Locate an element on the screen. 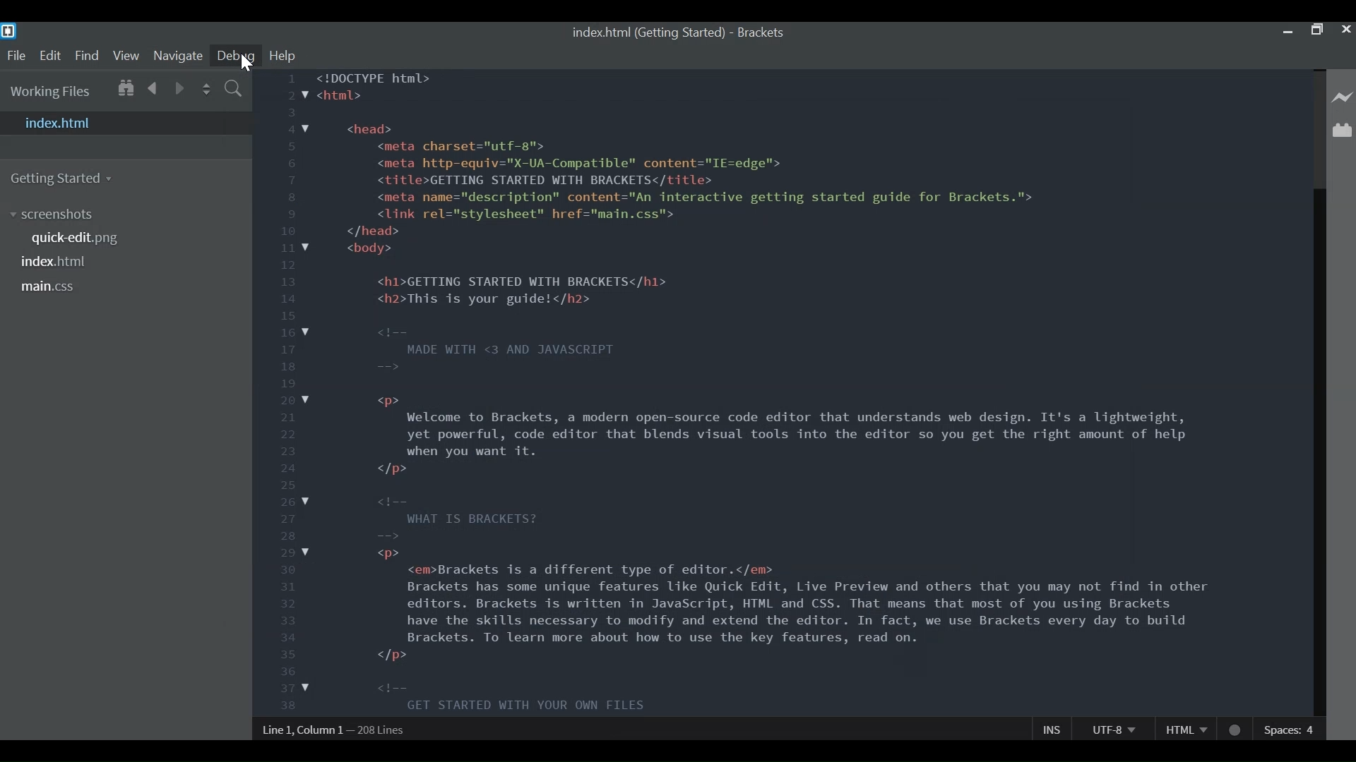 Image resolution: width=1356 pixels, height=762 pixels. index html (Getting Started) - Brackets is located at coordinates (677, 32).